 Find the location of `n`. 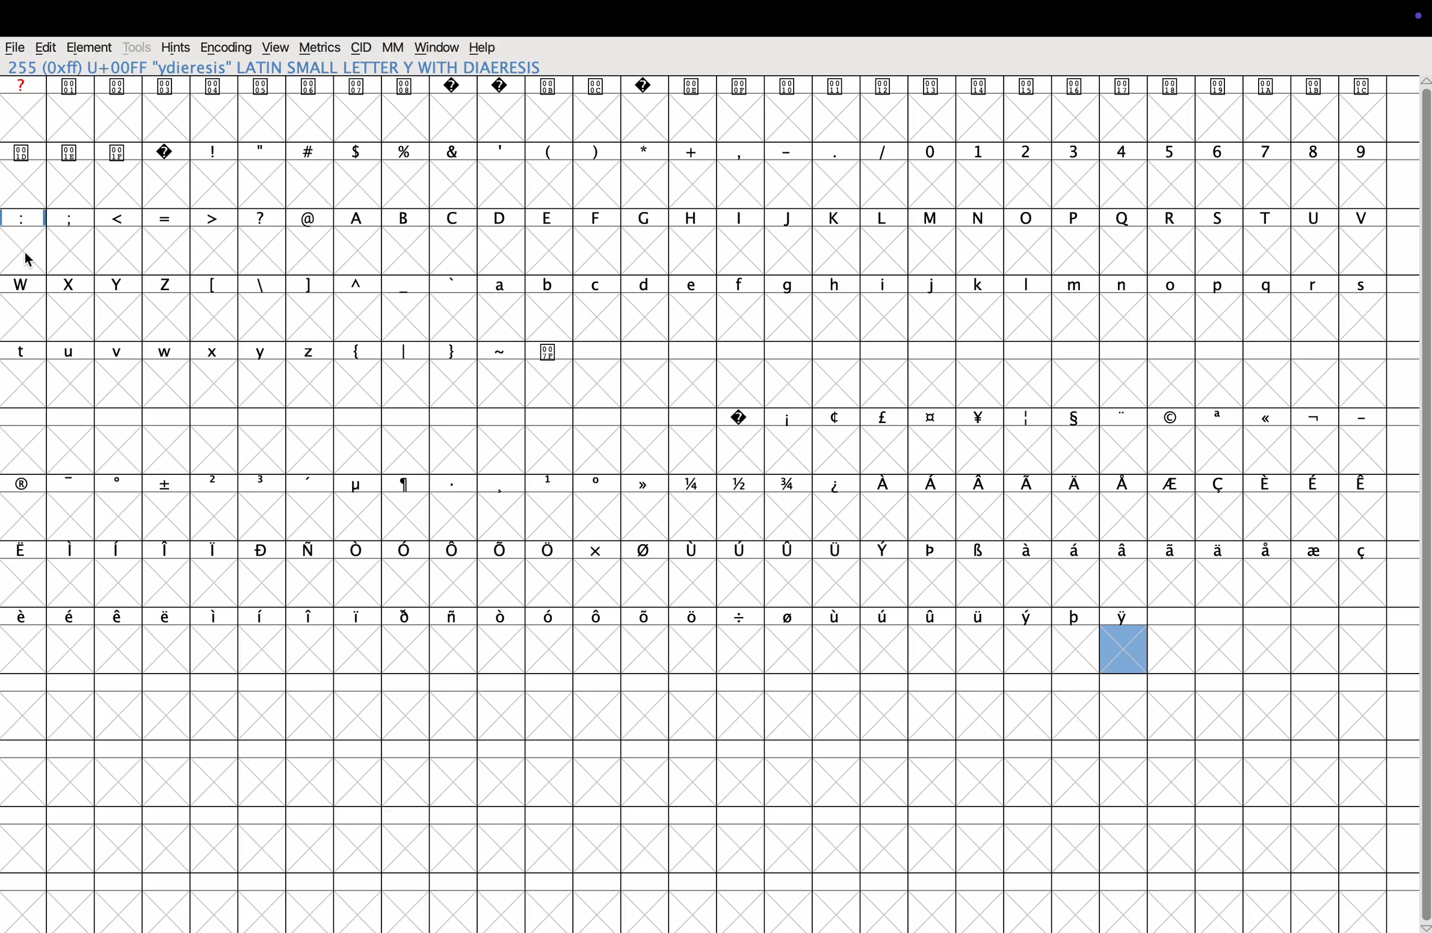

n is located at coordinates (983, 236).